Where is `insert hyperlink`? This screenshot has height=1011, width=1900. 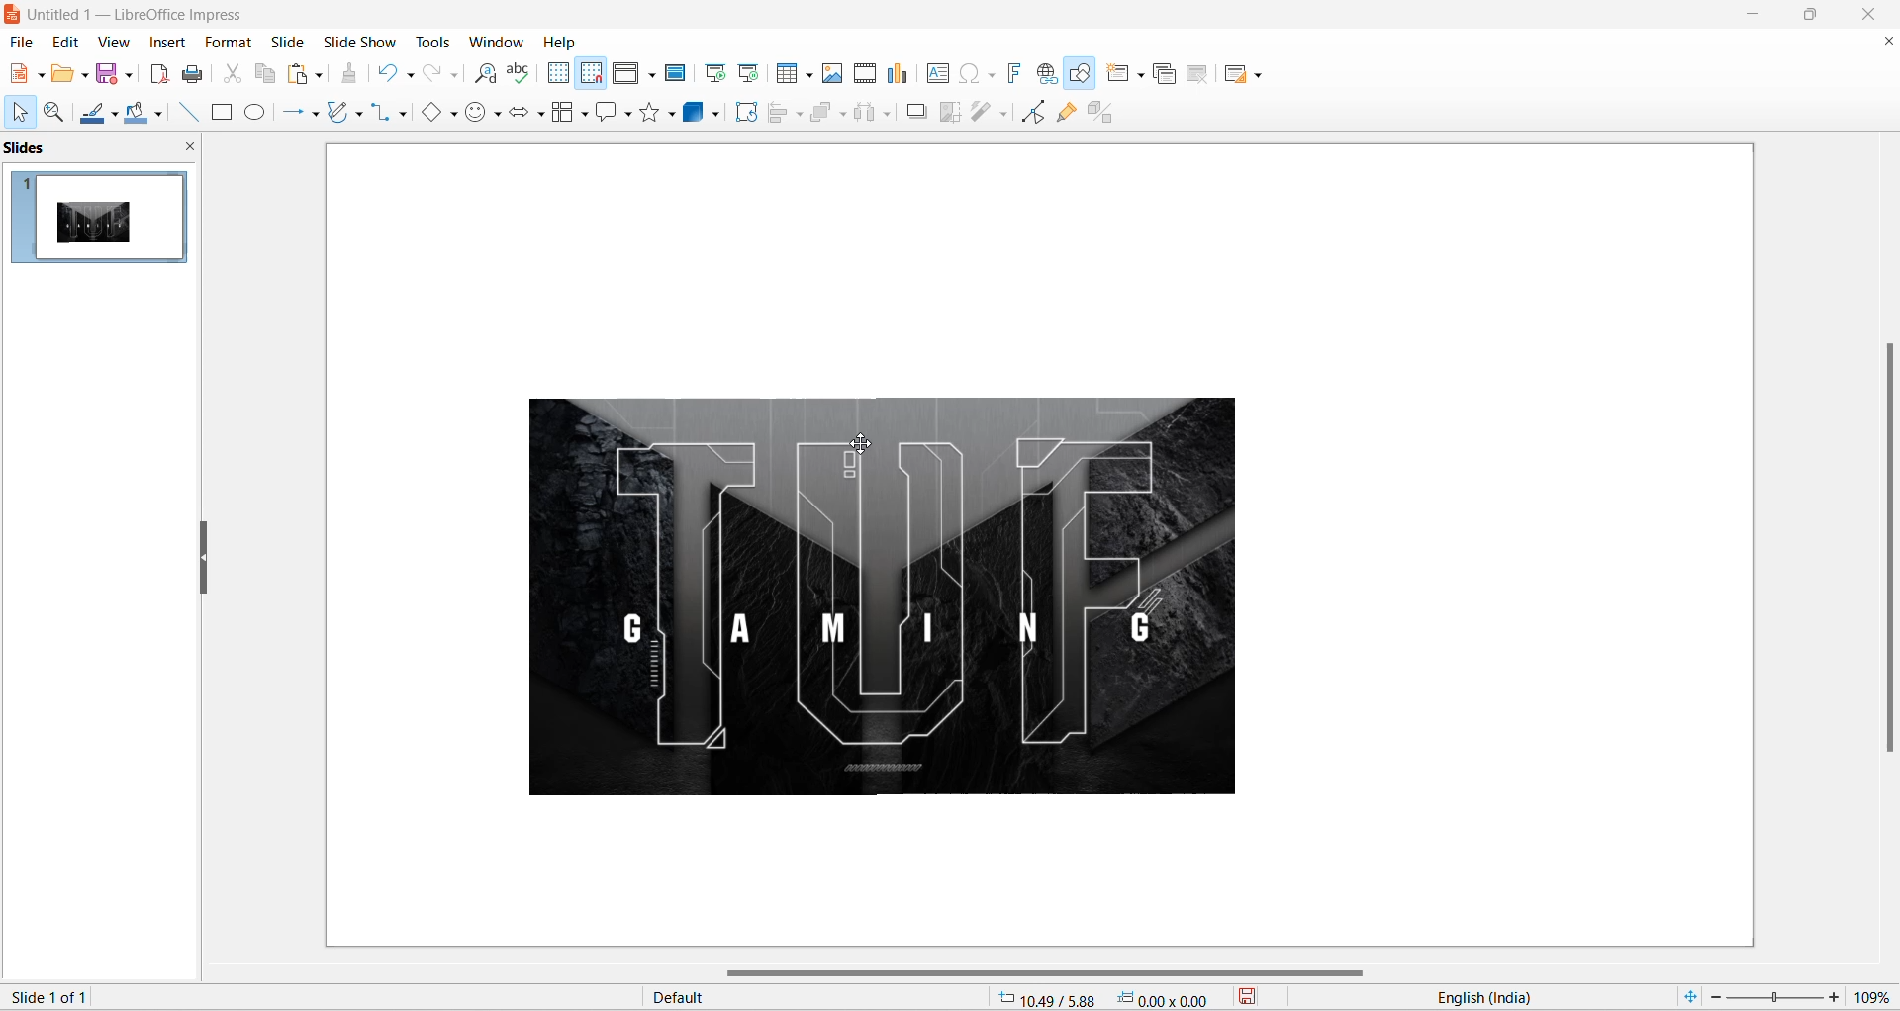 insert hyperlink is located at coordinates (1049, 75).